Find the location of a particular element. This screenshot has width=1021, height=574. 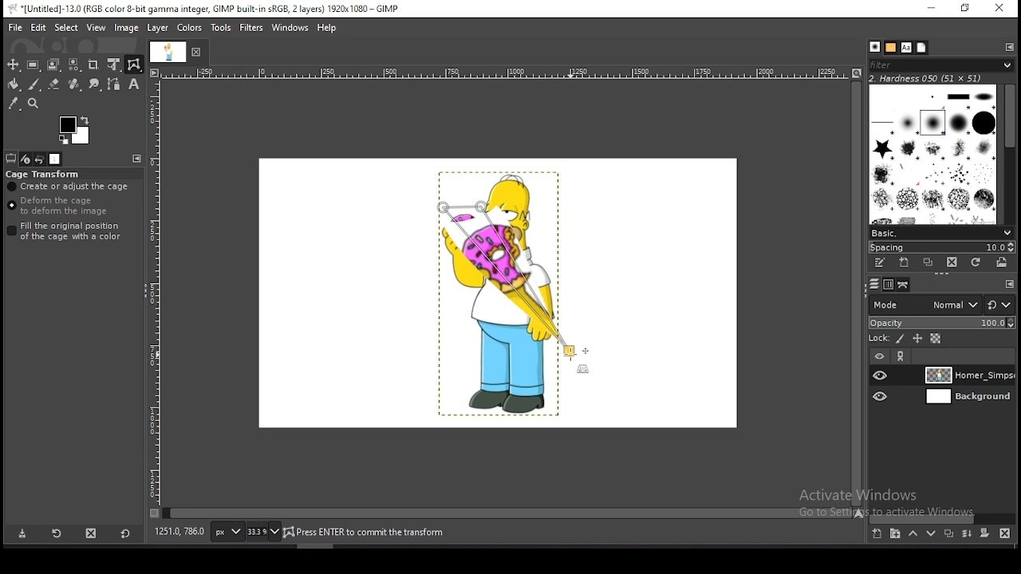

image is located at coordinates (128, 29).